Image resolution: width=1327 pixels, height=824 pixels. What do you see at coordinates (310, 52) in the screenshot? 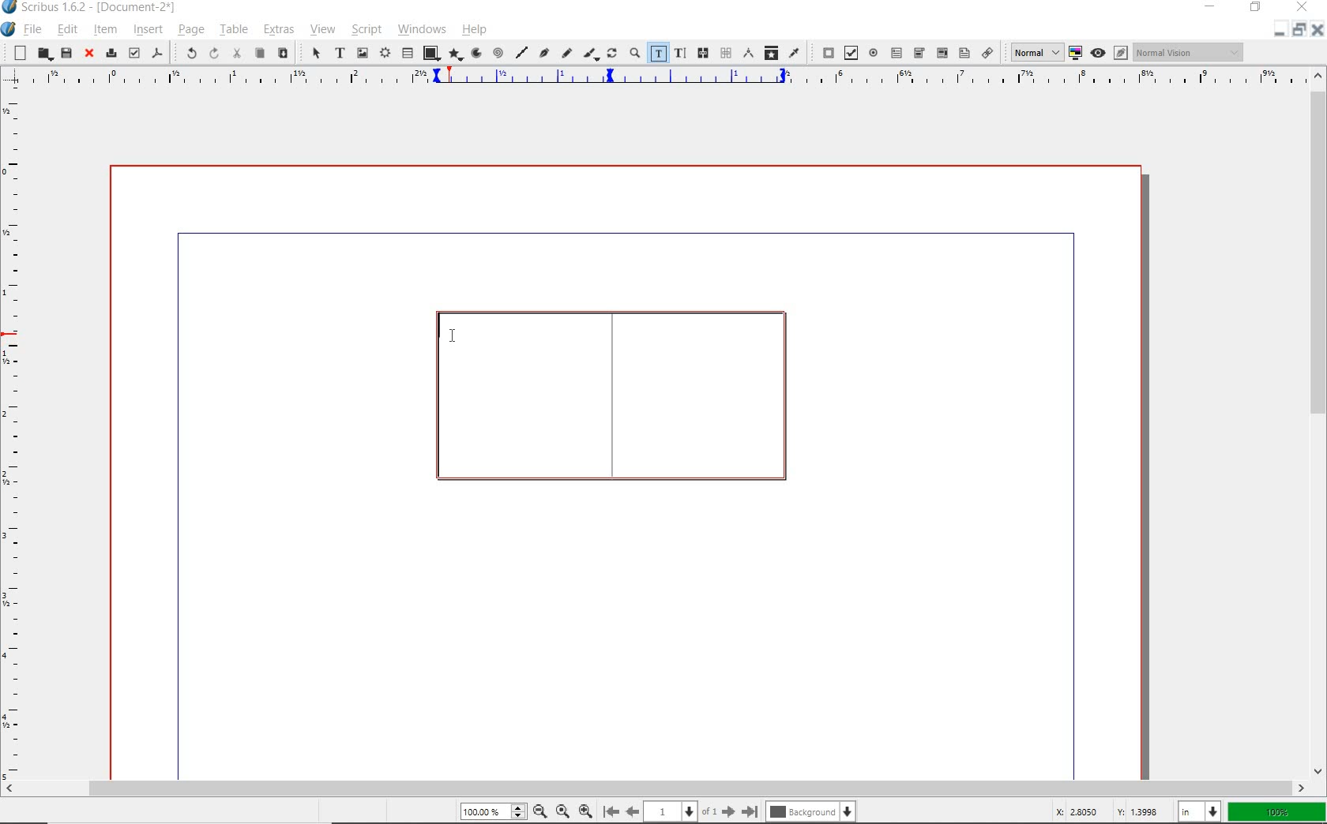
I see `select item` at bounding box center [310, 52].